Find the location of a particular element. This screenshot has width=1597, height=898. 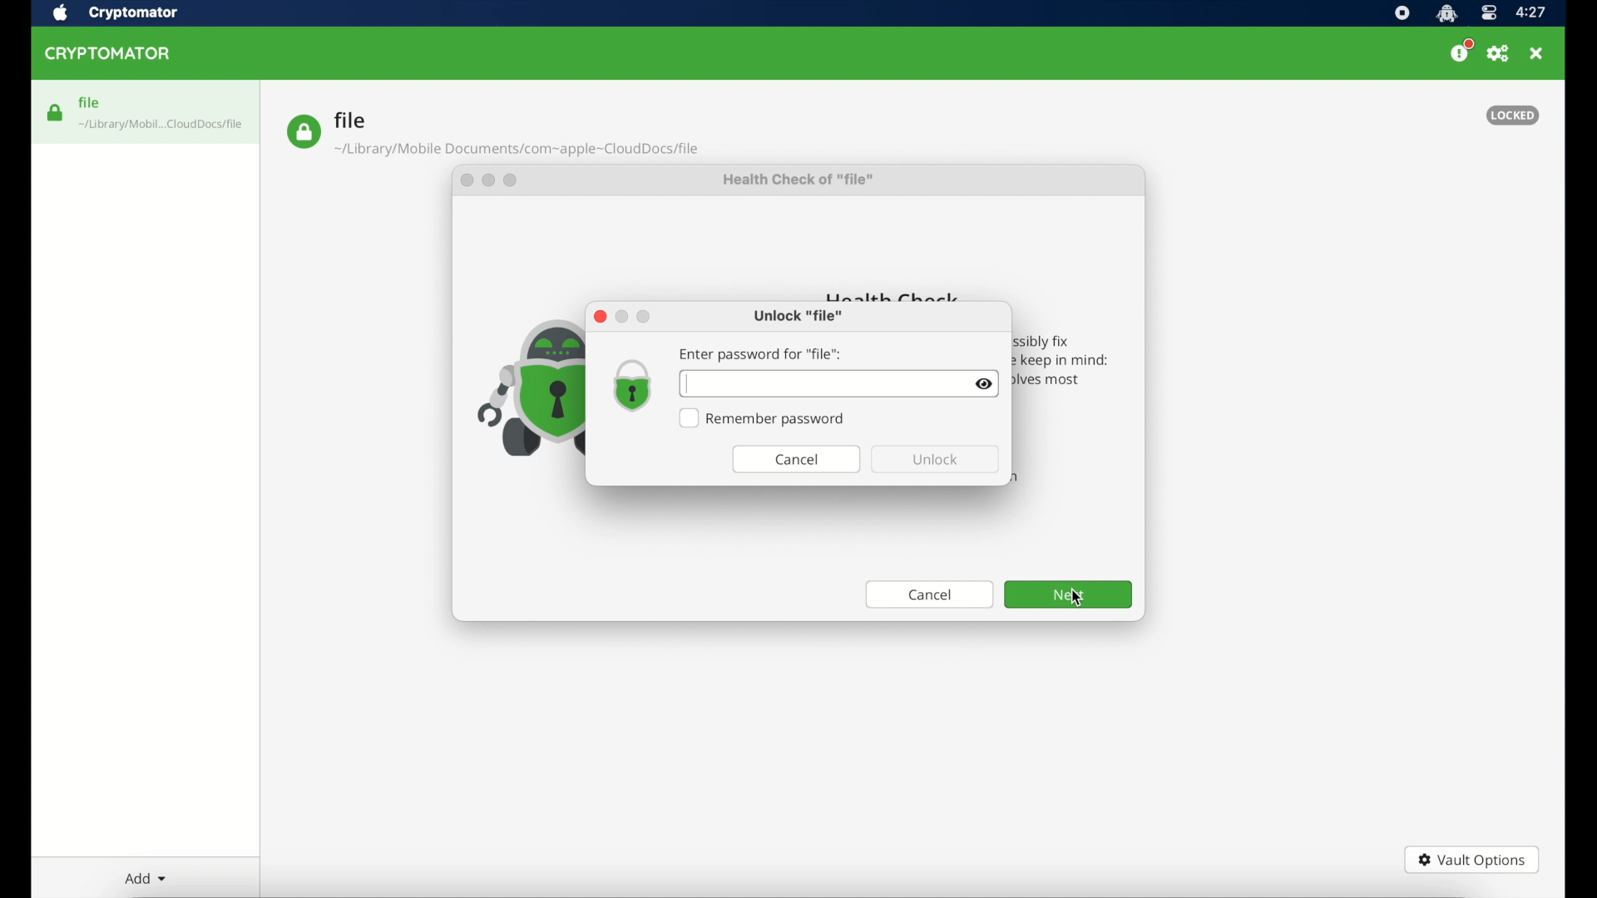

visibility toggle is located at coordinates (985, 384).